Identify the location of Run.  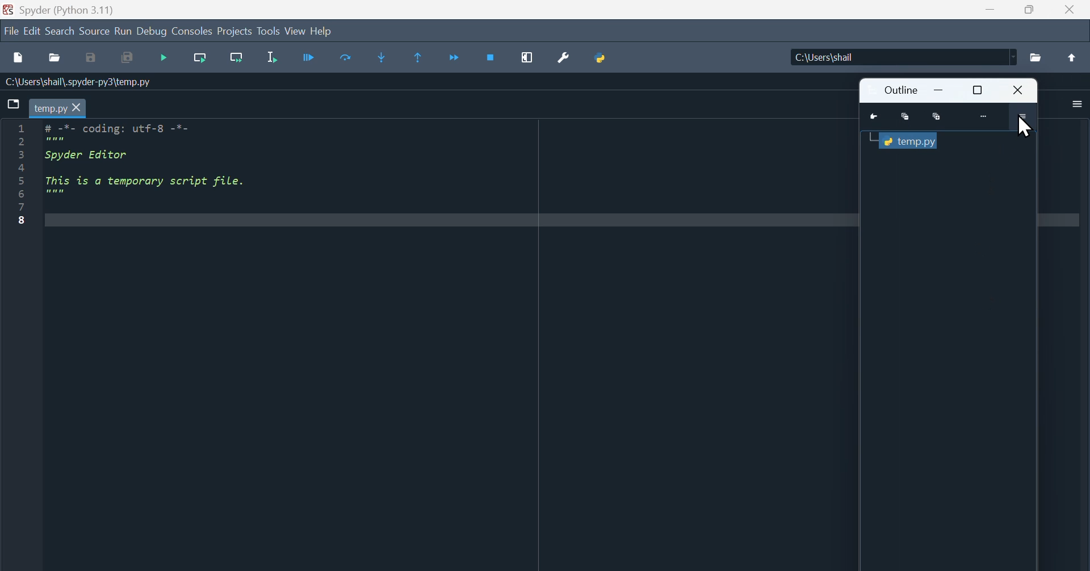
(123, 30).